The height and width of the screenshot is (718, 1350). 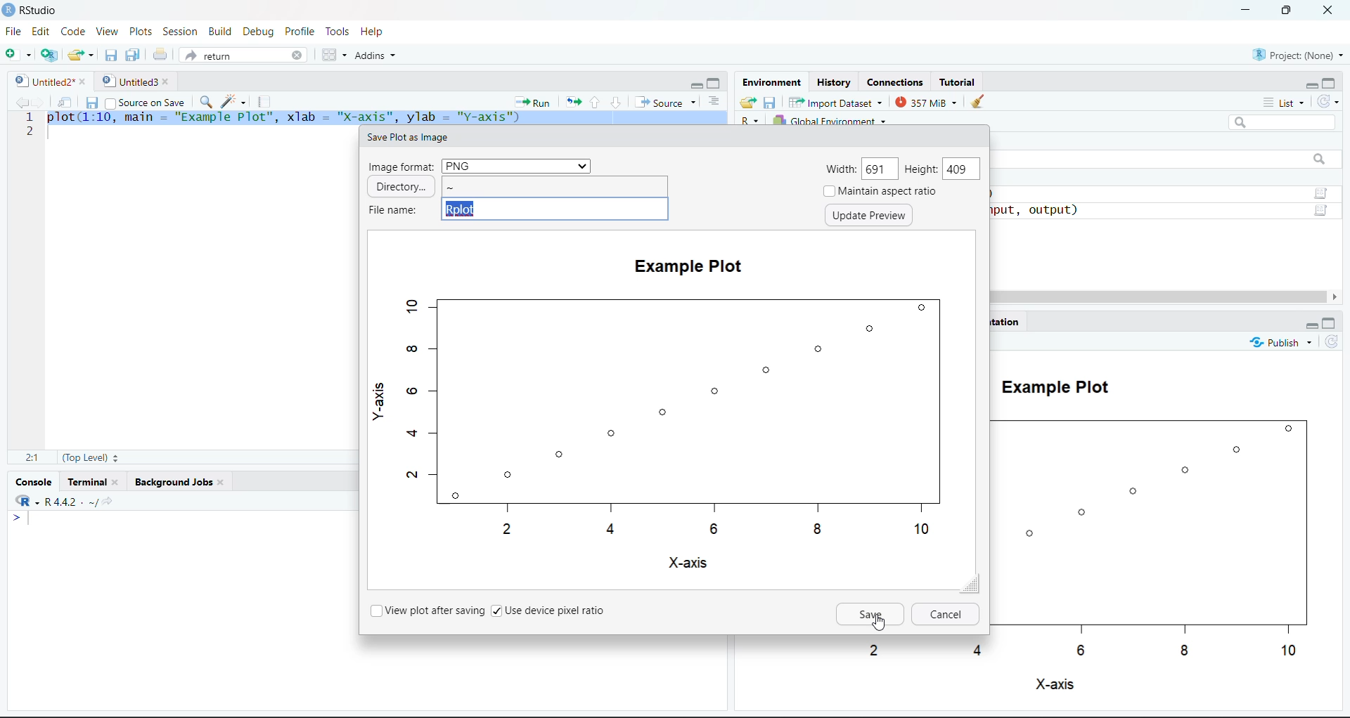 What do you see at coordinates (1330, 82) in the screenshot?
I see `Maximize/Restore` at bounding box center [1330, 82].